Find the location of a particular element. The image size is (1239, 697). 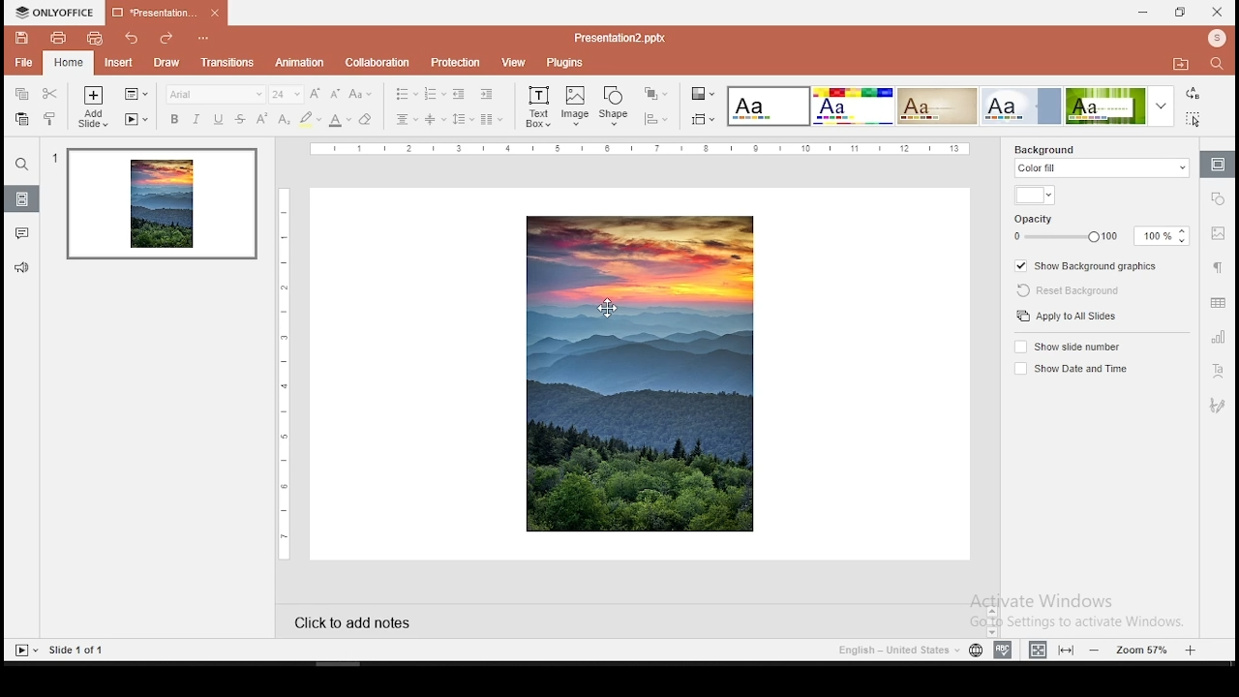

slides is located at coordinates (22, 198).